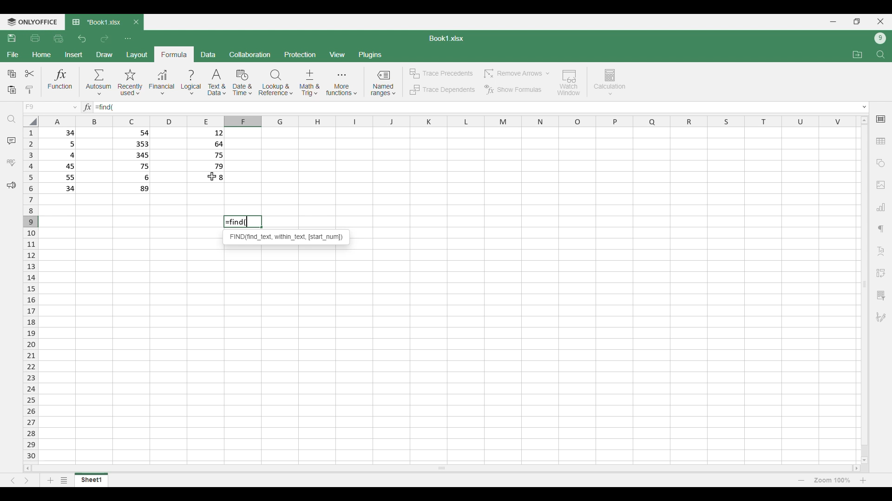 This screenshot has height=501, width=892. What do you see at coordinates (65, 480) in the screenshot?
I see `List of sheets` at bounding box center [65, 480].